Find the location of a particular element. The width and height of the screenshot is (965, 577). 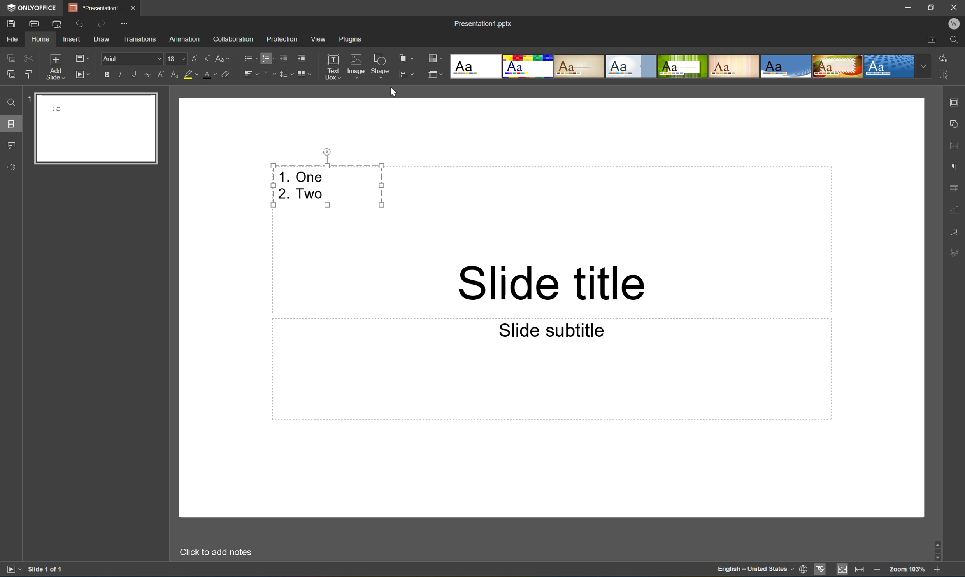

Slide show is located at coordinates (12, 569).